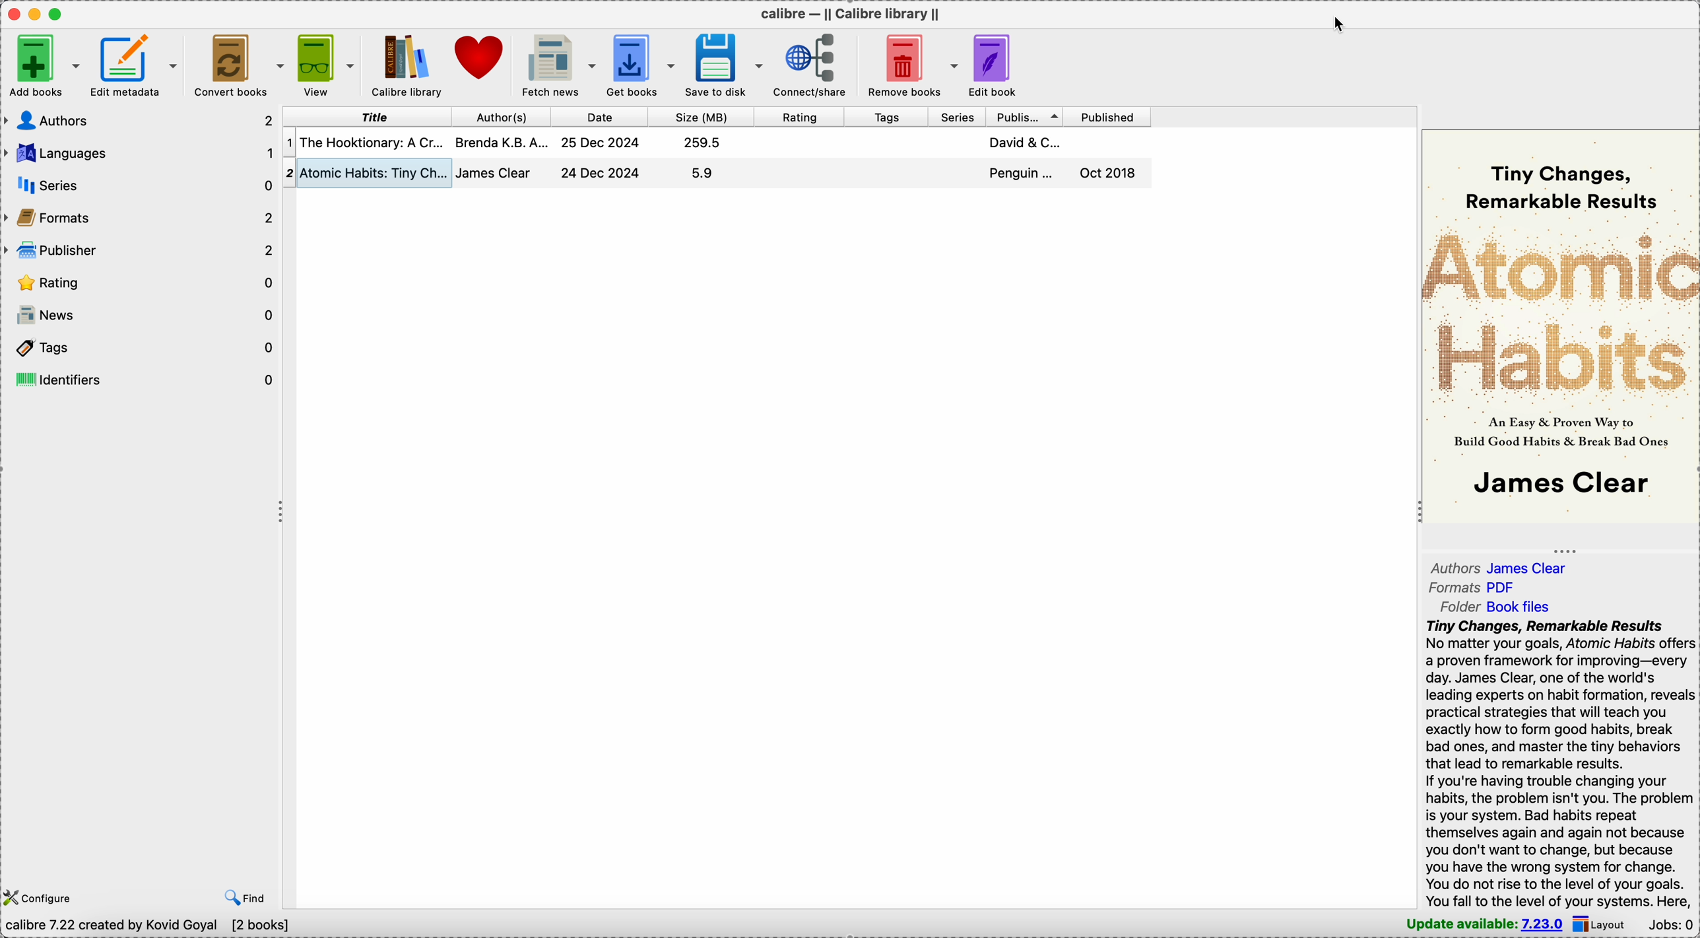 This screenshot has width=1700, height=938. What do you see at coordinates (1494, 607) in the screenshot?
I see `folder book files` at bounding box center [1494, 607].